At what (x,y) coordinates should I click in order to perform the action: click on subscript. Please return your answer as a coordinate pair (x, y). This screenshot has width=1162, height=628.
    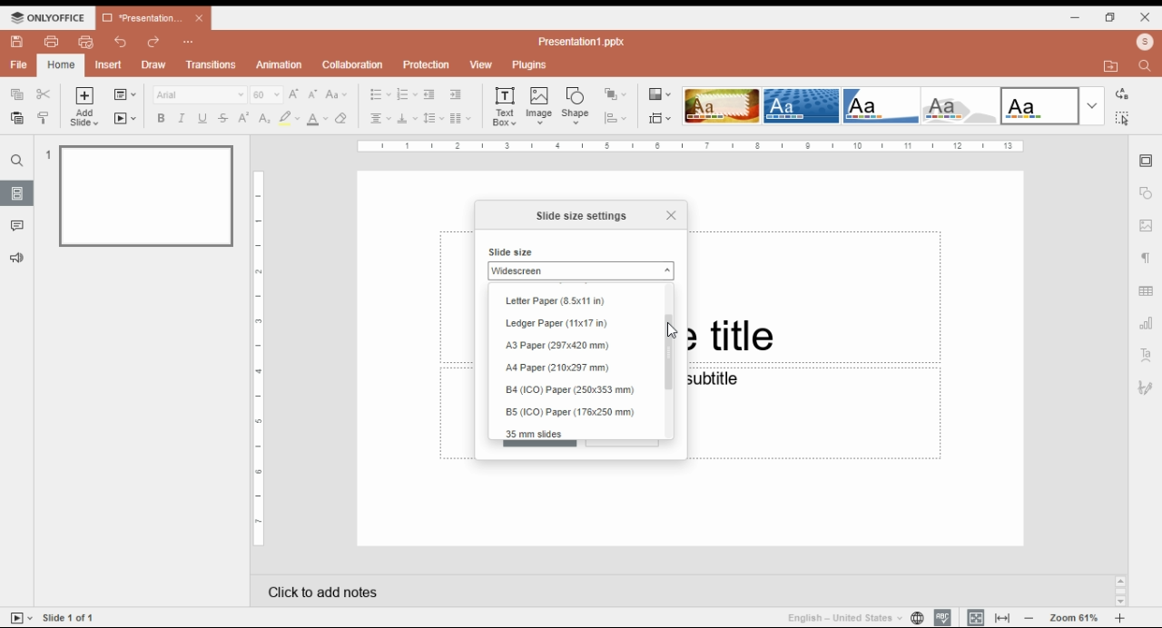
    Looking at the image, I should click on (262, 118).